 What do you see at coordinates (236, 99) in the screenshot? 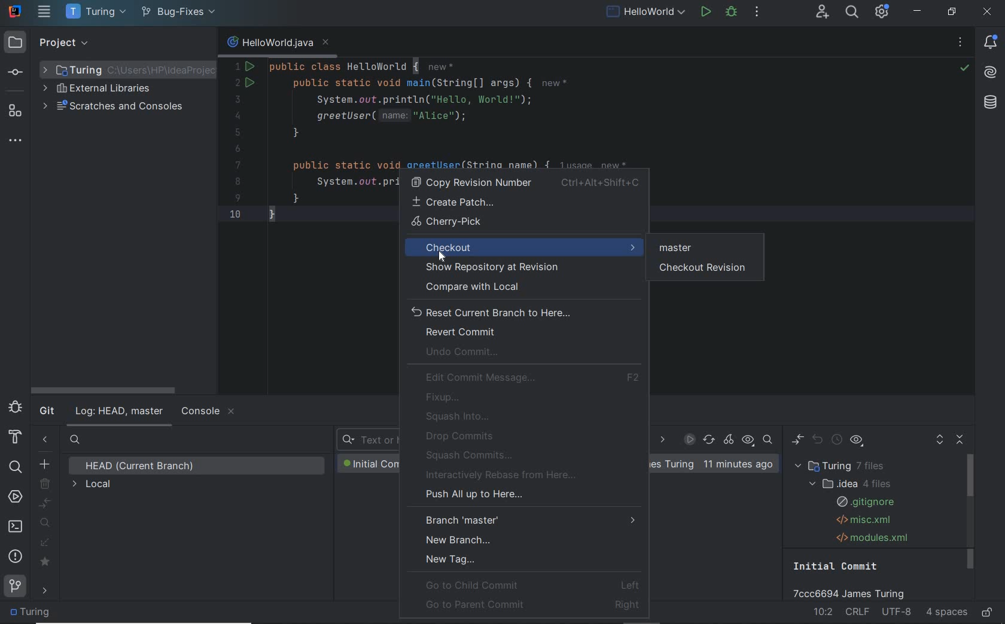
I see `3` at bounding box center [236, 99].